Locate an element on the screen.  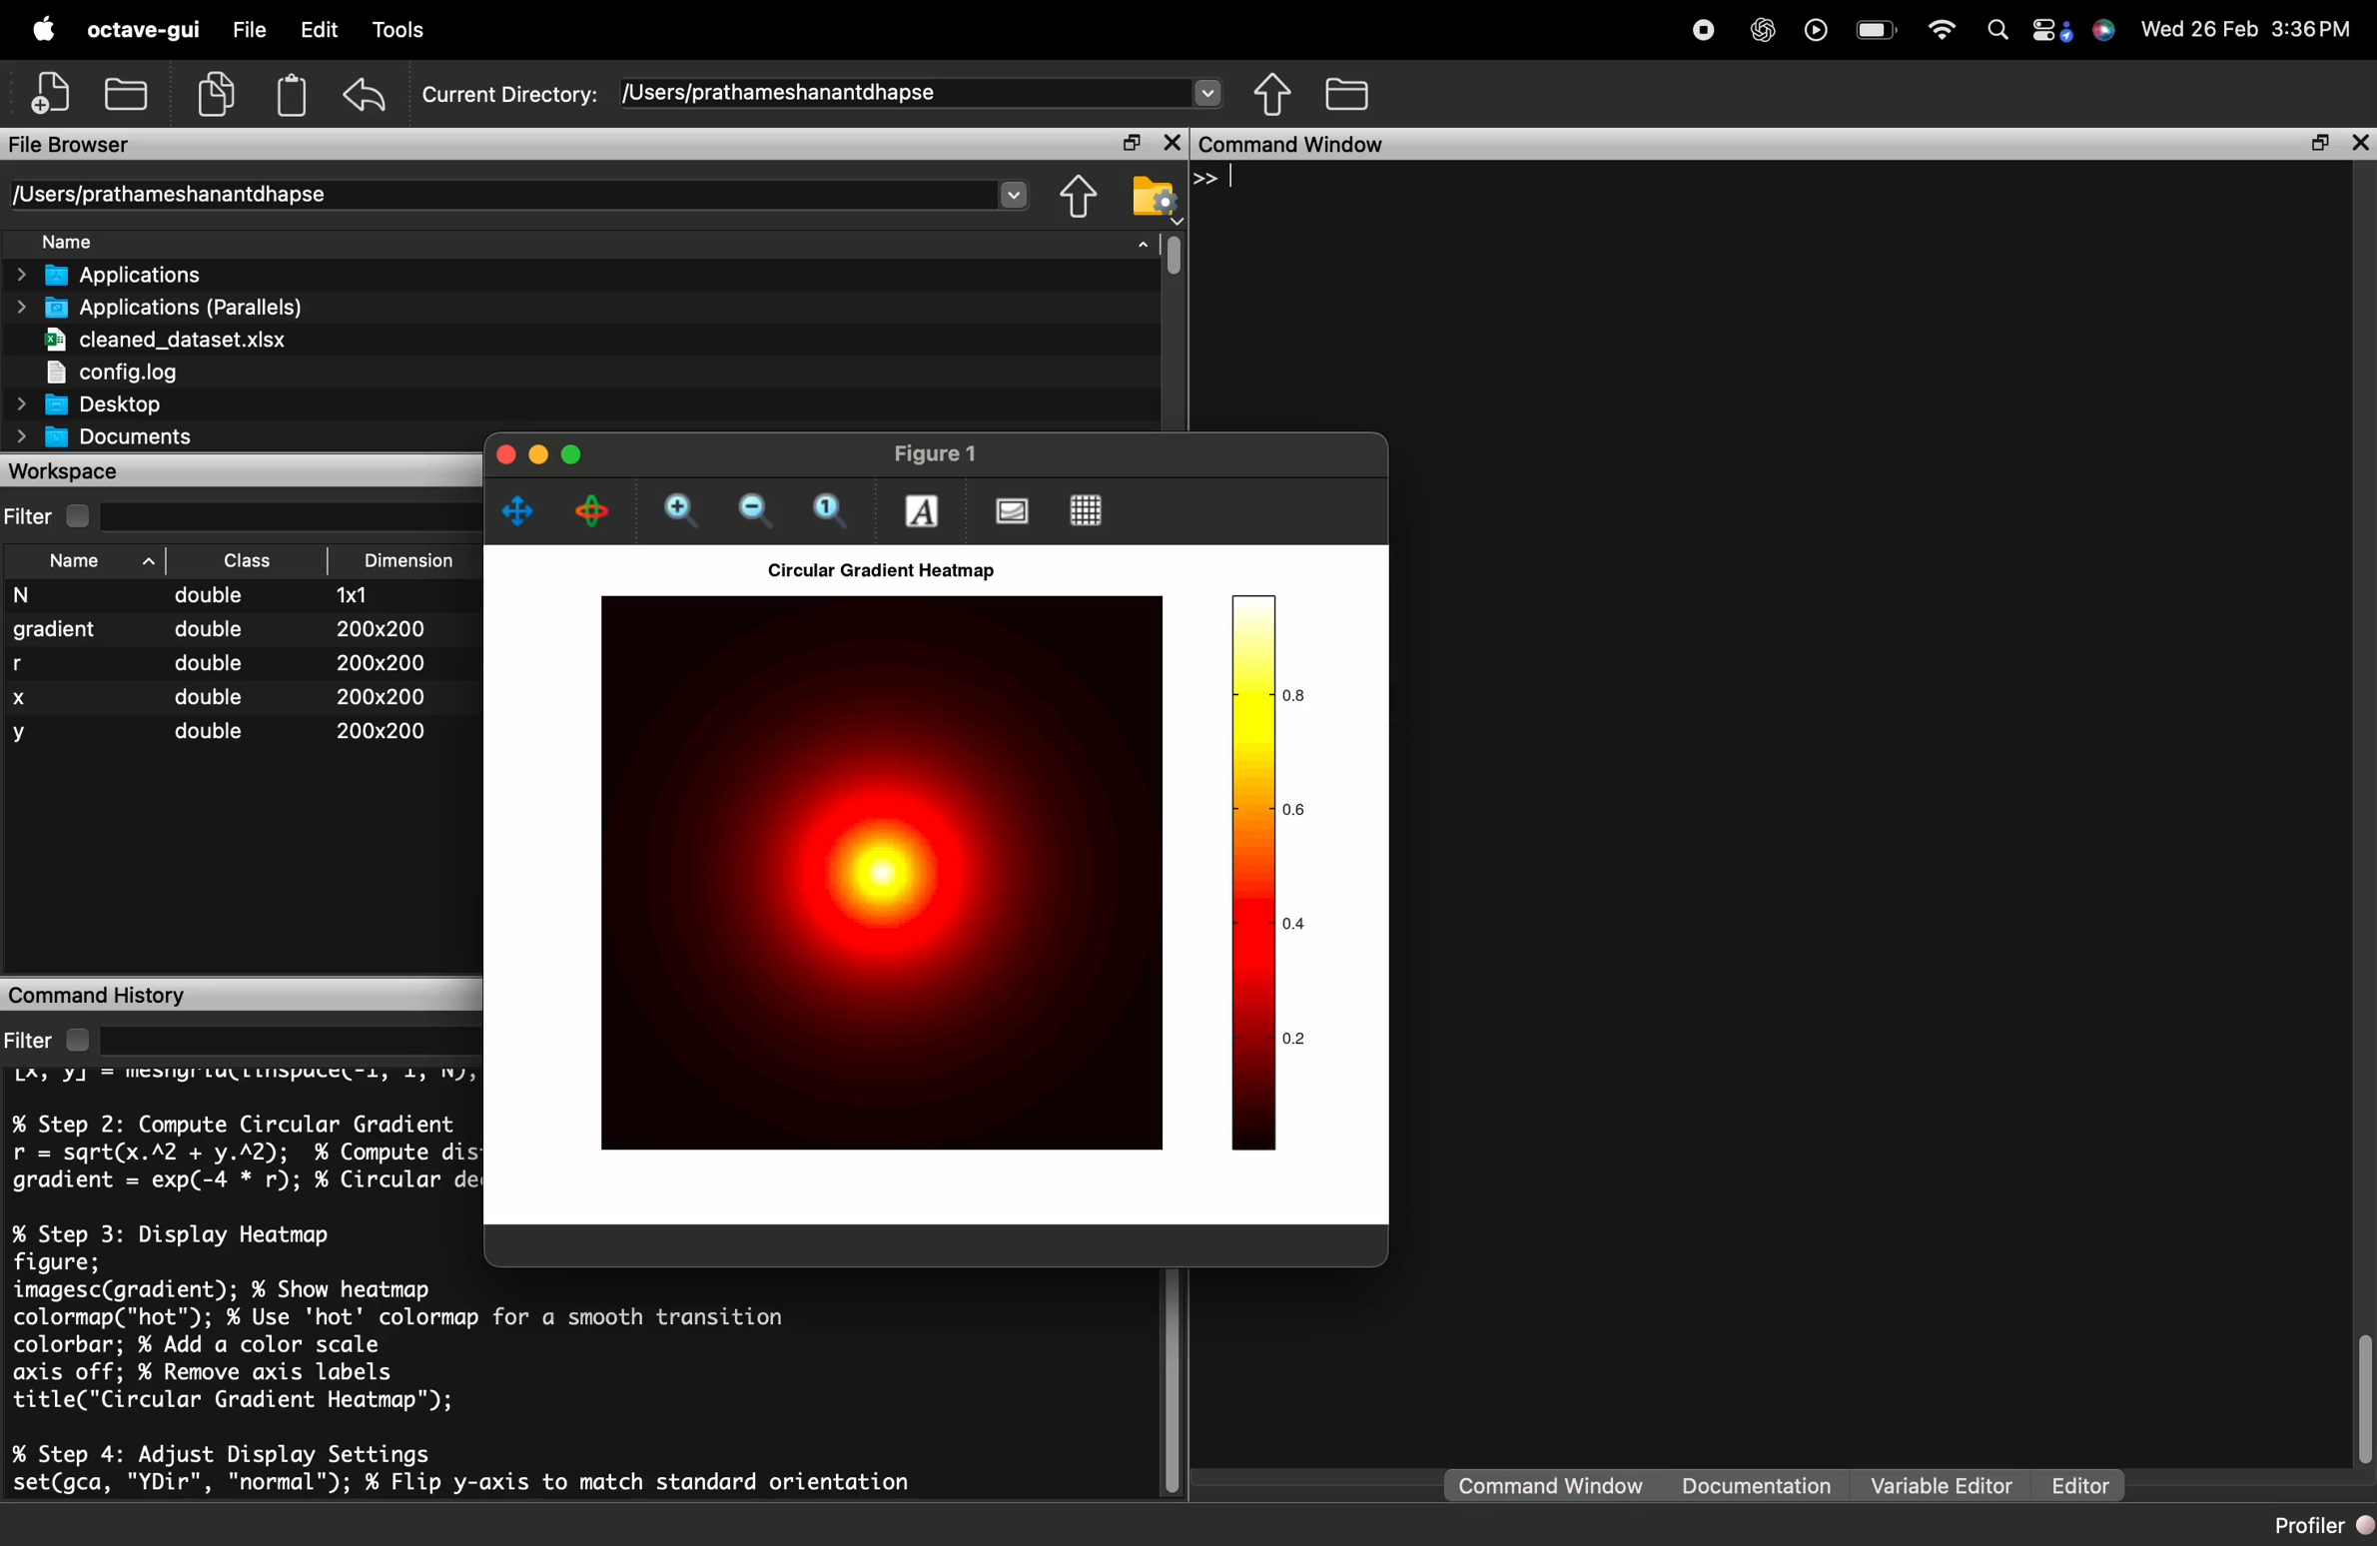
maximize is located at coordinates (2317, 143).